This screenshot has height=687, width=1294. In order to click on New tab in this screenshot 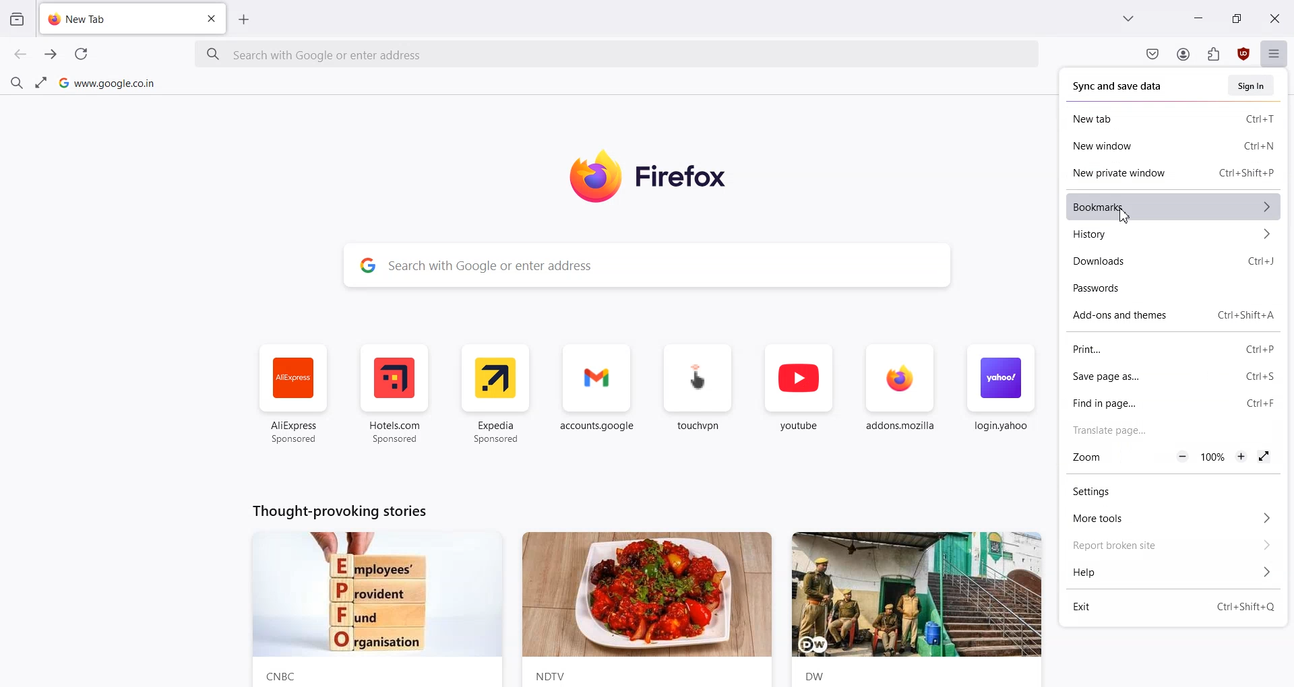, I will do `click(1133, 119)`.